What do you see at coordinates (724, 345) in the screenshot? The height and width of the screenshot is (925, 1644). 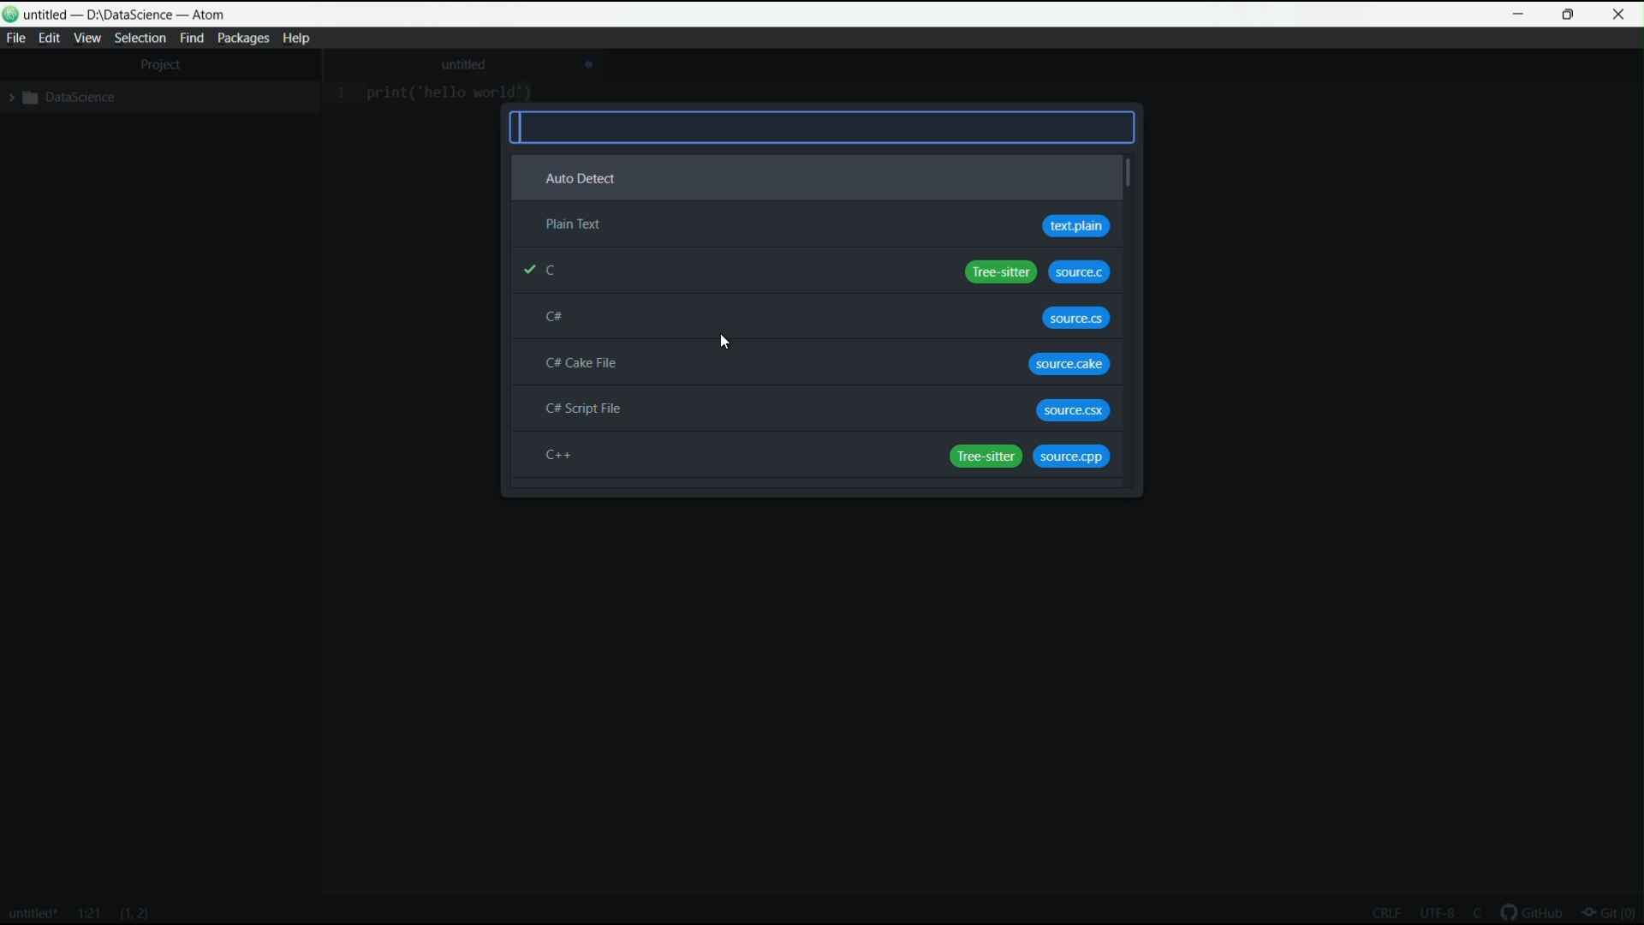 I see `cursor` at bounding box center [724, 345].